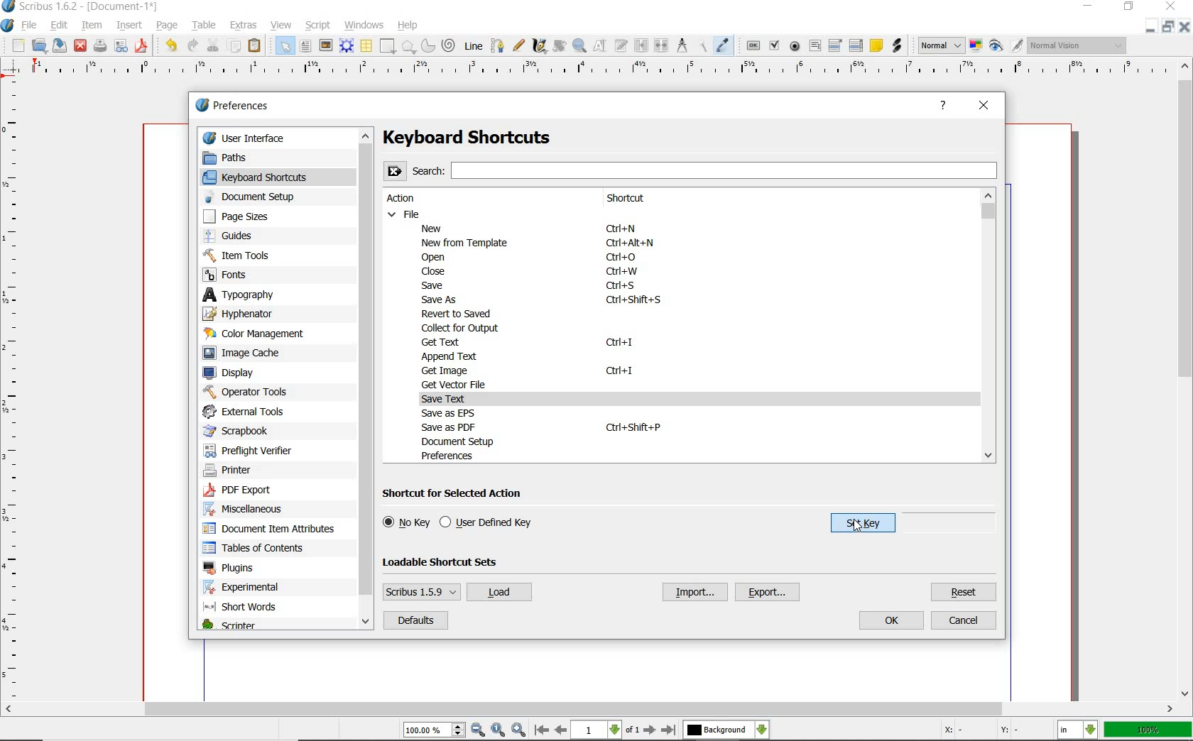  What do you see at coordinates (768, 593) in the screenshot?
I see `export` at bounding box center [768, 593].